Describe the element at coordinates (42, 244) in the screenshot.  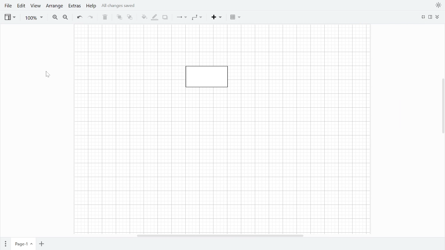
I see `Add page` at that location.